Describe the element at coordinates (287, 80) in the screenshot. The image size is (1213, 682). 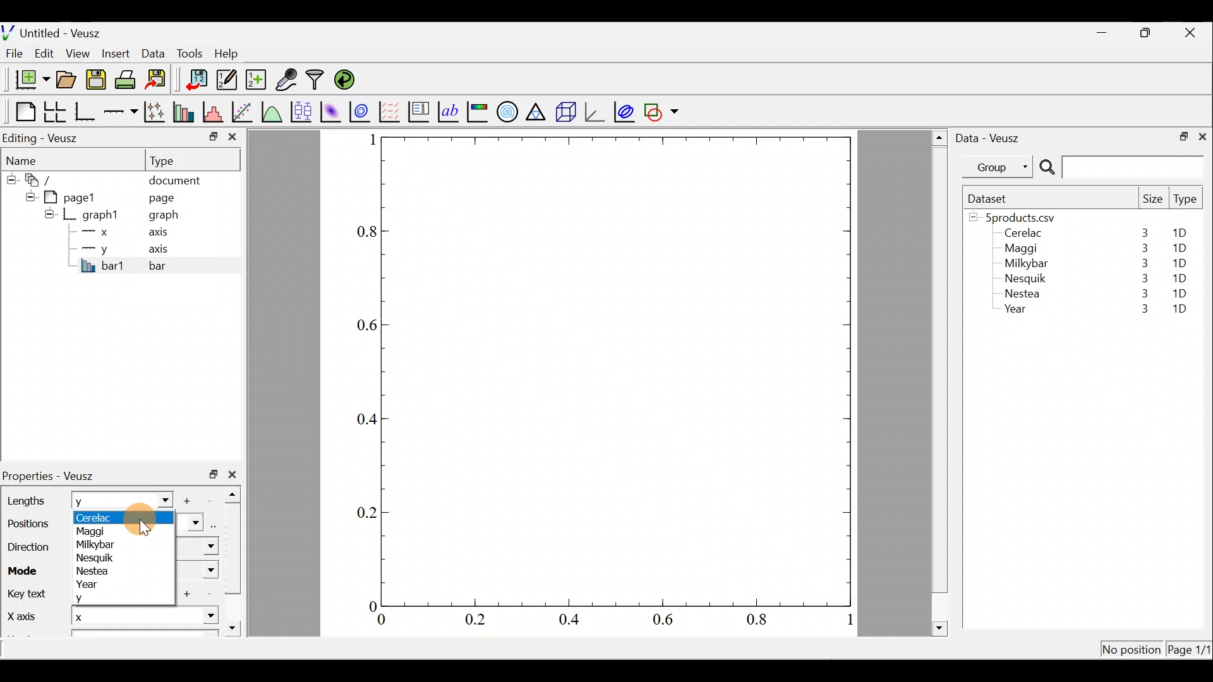
I see `Capture remote data` at that location.